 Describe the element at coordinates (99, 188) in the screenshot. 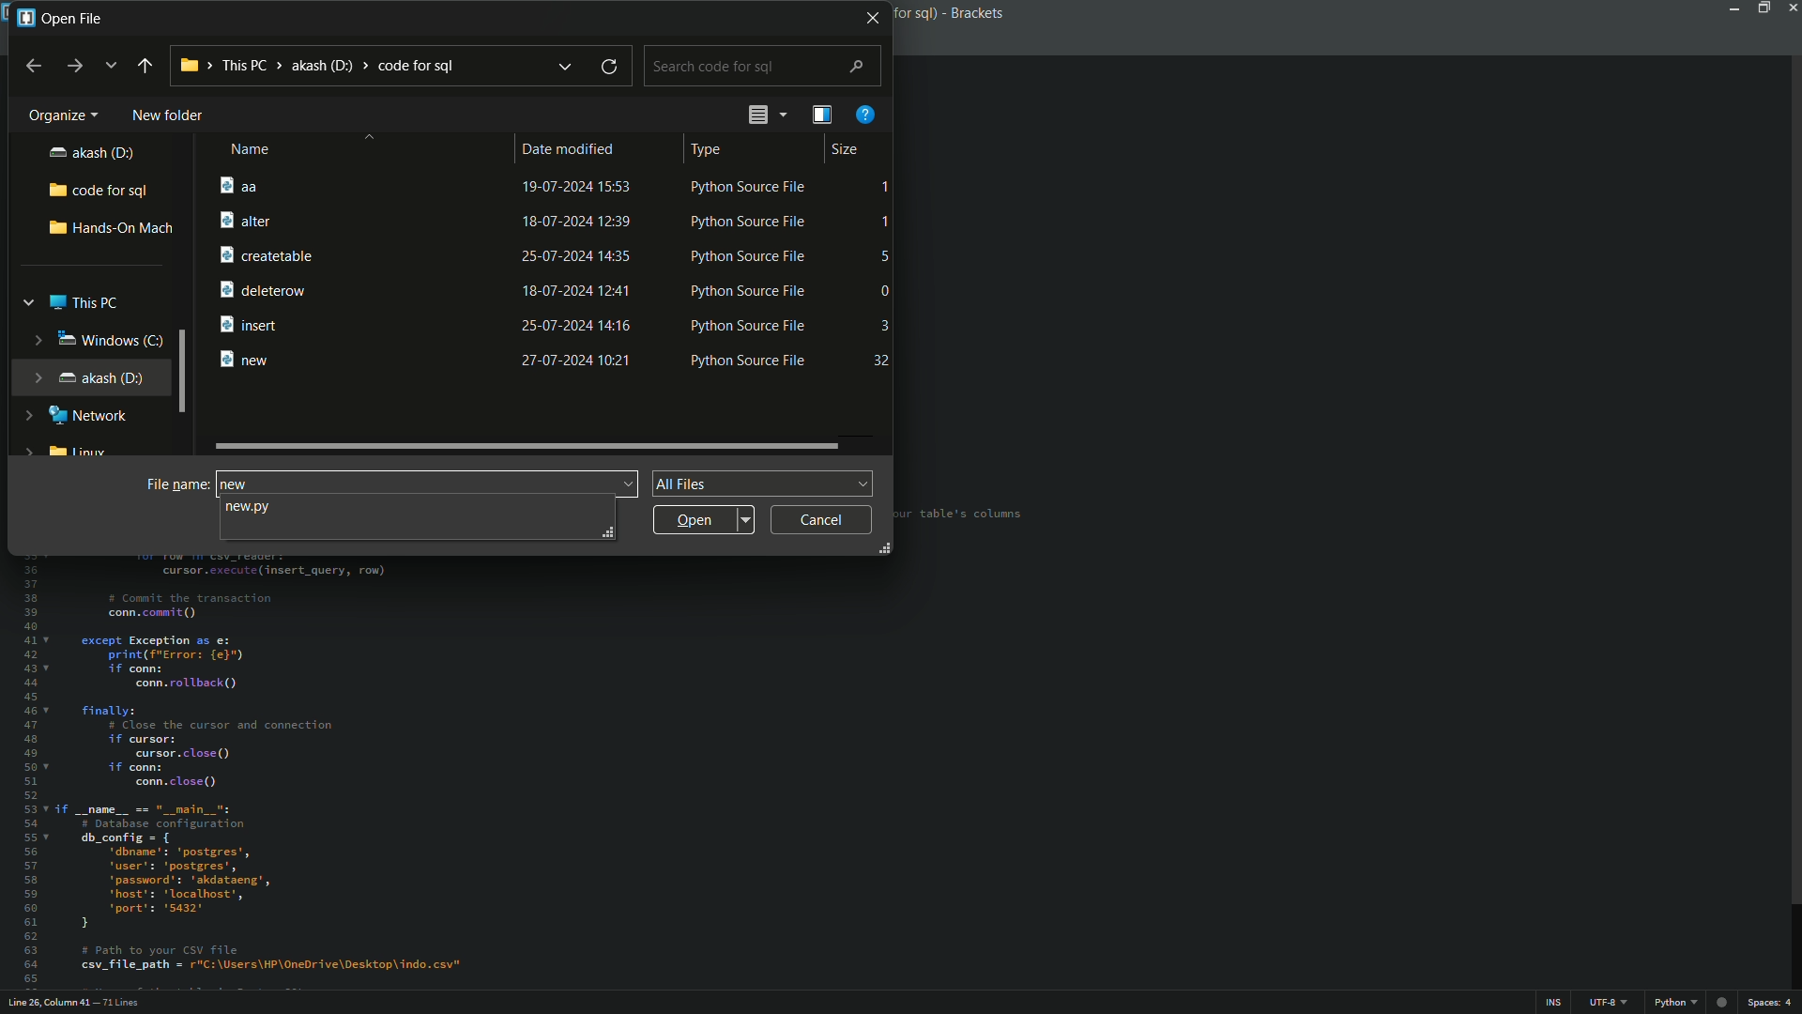

I see `code for sql` at that location.